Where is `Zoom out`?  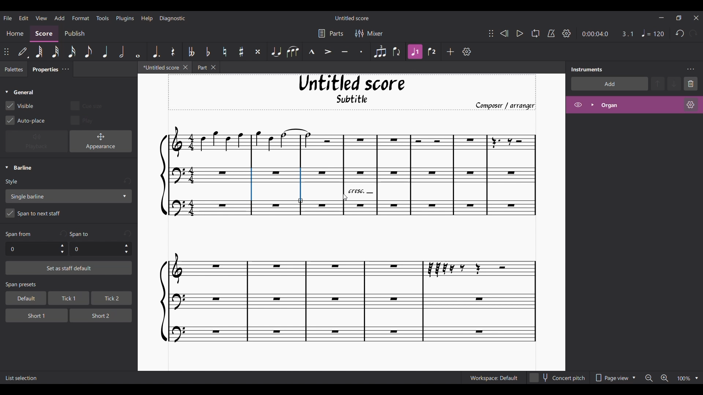 Zoom out is located at coordinates (649, 378).